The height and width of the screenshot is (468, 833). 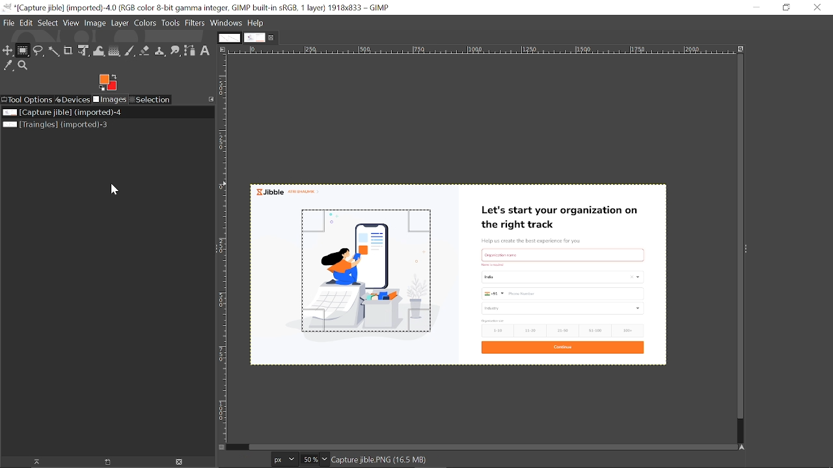 I want to click on Clone tool, so click(x=159, y=51).